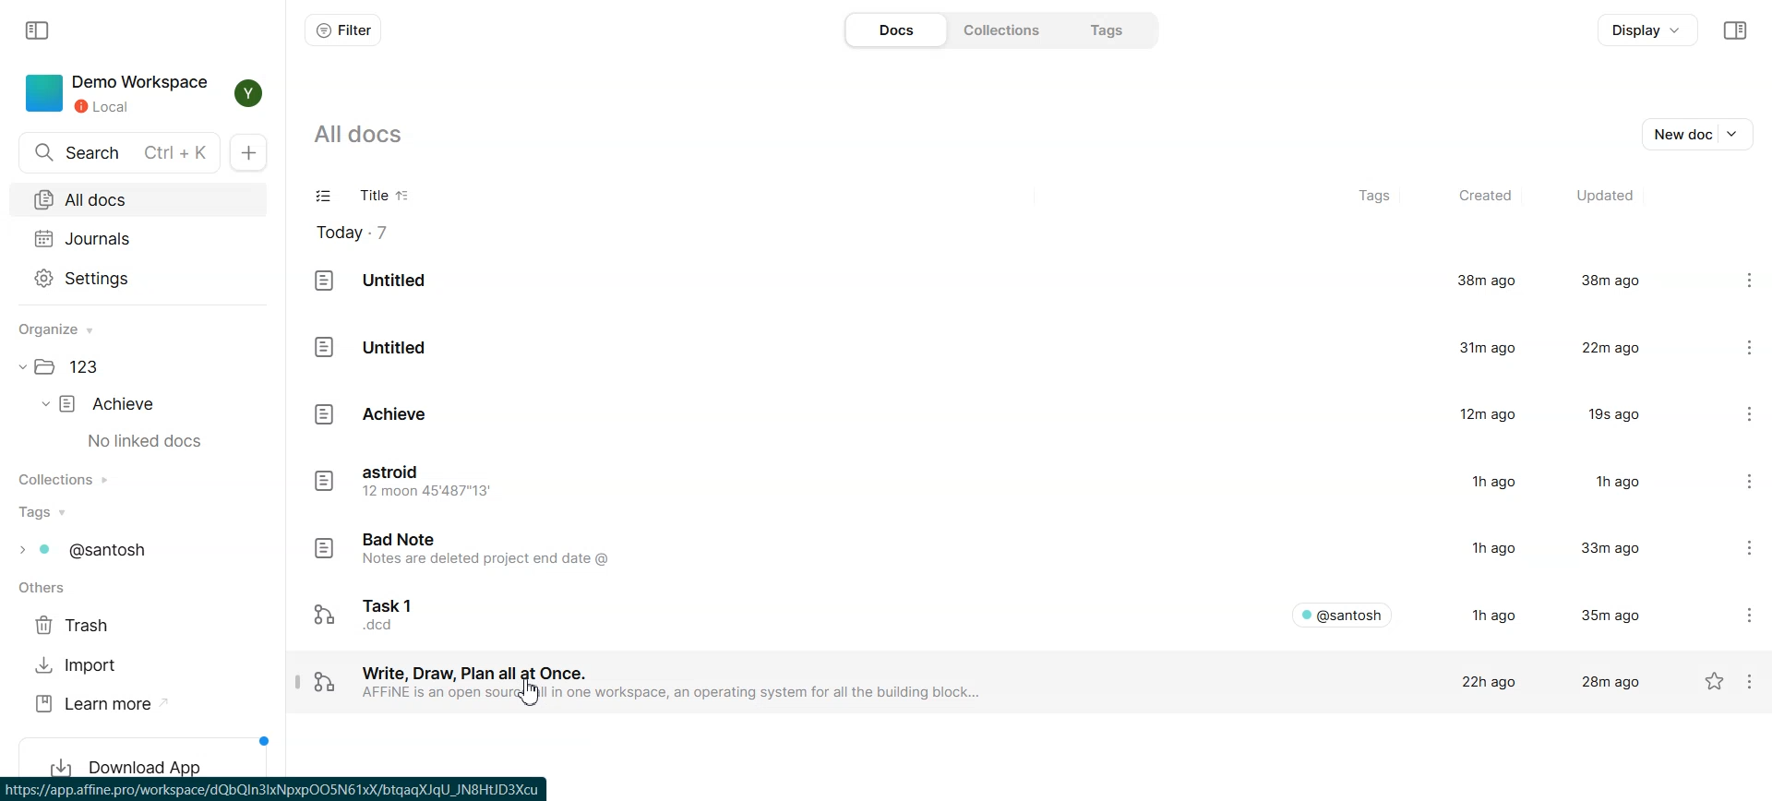 The width and height of the screenshot is (1772, 801). Describe the element at coordinates (1483, 197) in the screenshot. I see `Created` at that location.